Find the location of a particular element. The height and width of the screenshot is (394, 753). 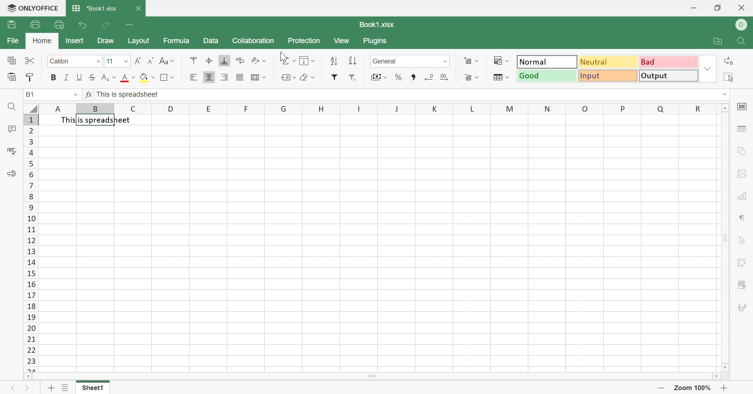

Scroll Down is located at coordinates (724, 367).